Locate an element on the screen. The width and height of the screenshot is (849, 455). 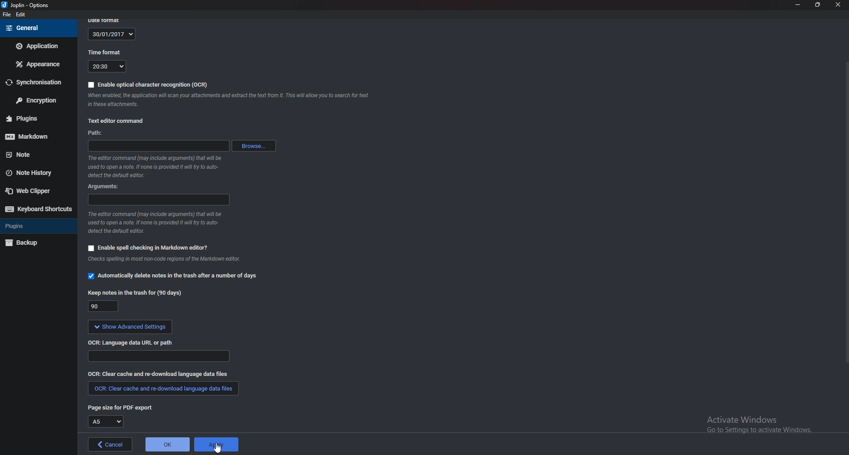
Application is located at coordinates (38, 46).